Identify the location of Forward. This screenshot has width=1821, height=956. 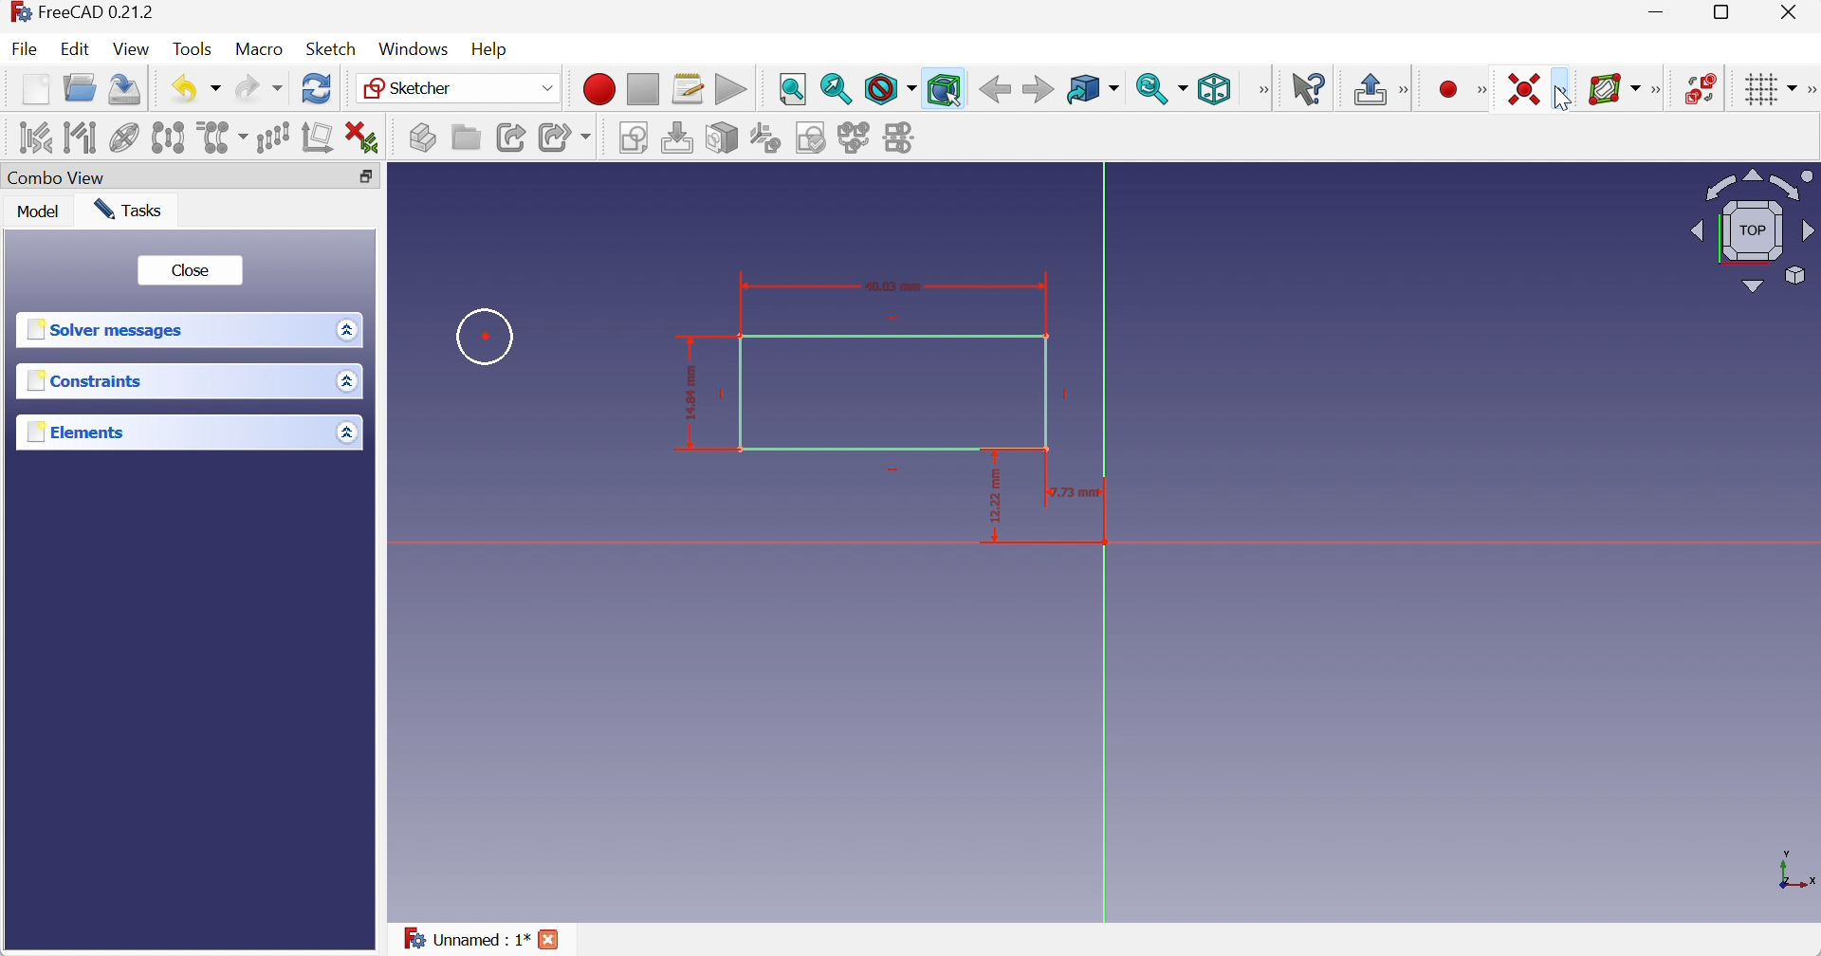
(1039, 90).